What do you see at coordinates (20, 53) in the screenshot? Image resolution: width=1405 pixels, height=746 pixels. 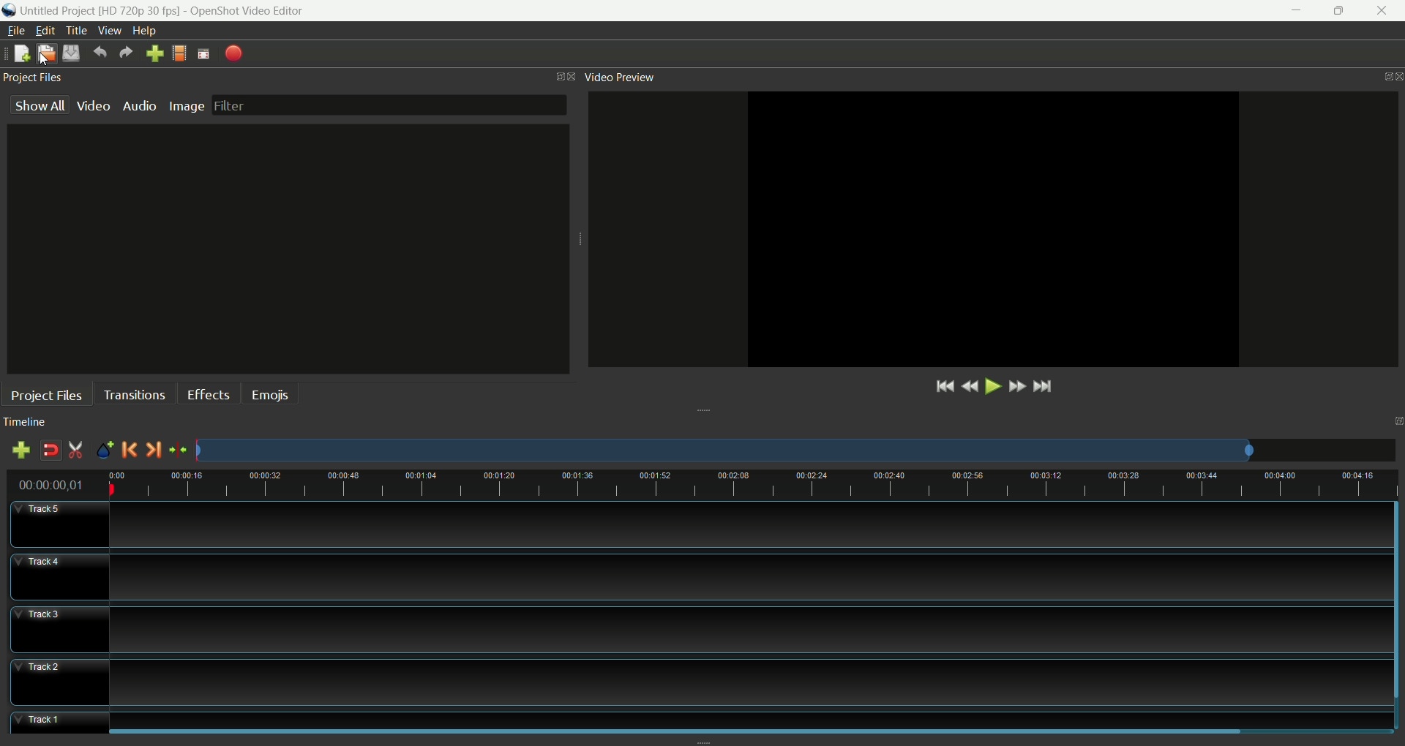 I see `new project` at bounding box center [20, 53].